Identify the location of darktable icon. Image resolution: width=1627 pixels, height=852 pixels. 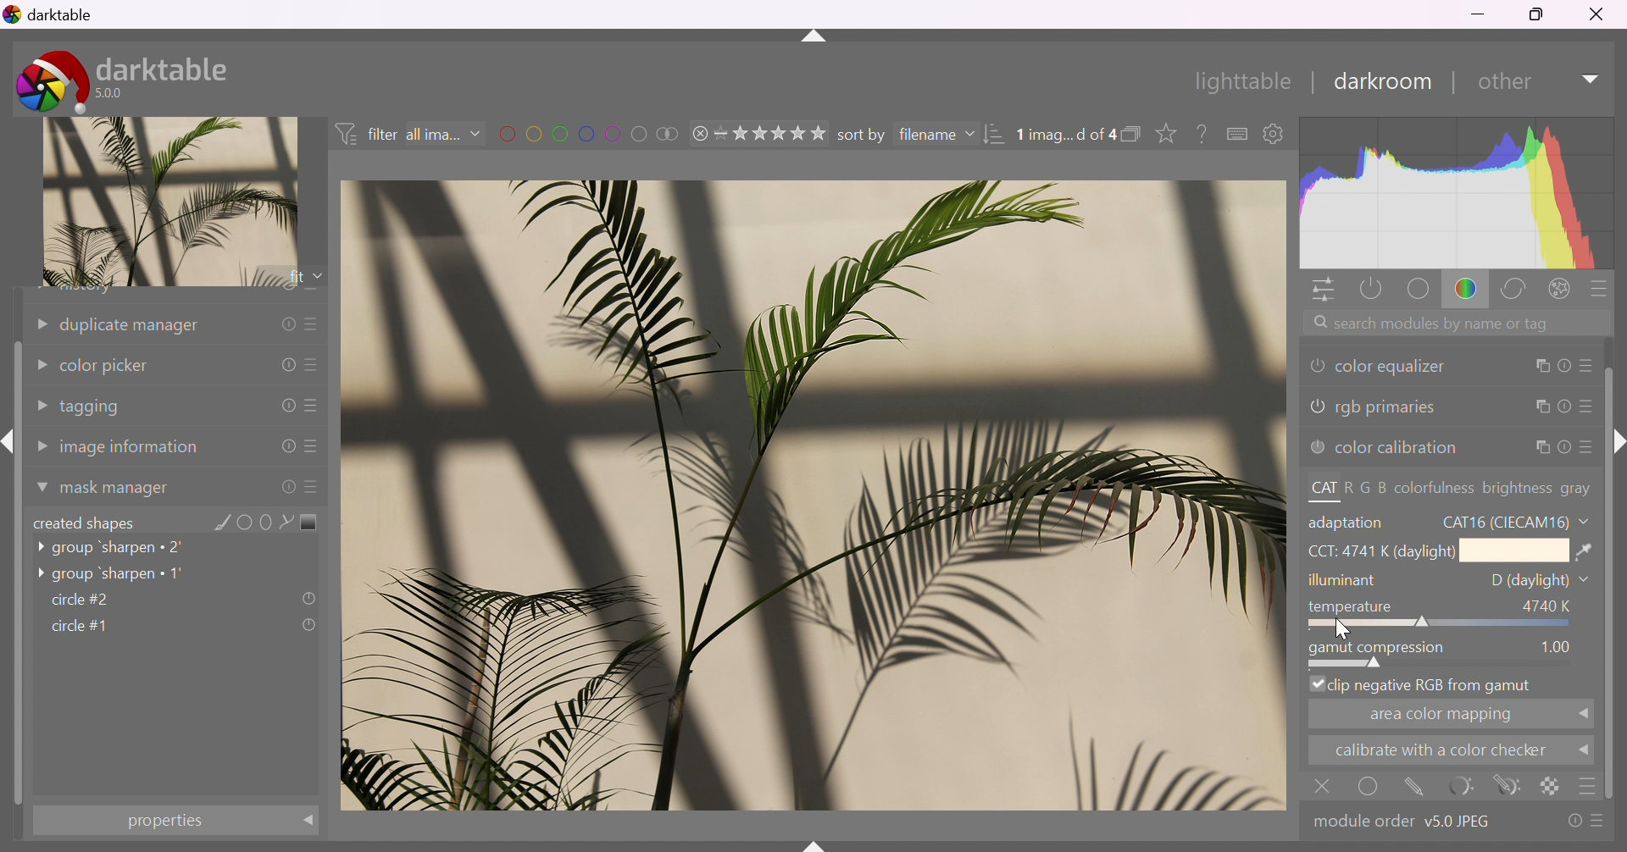
(47, 83).